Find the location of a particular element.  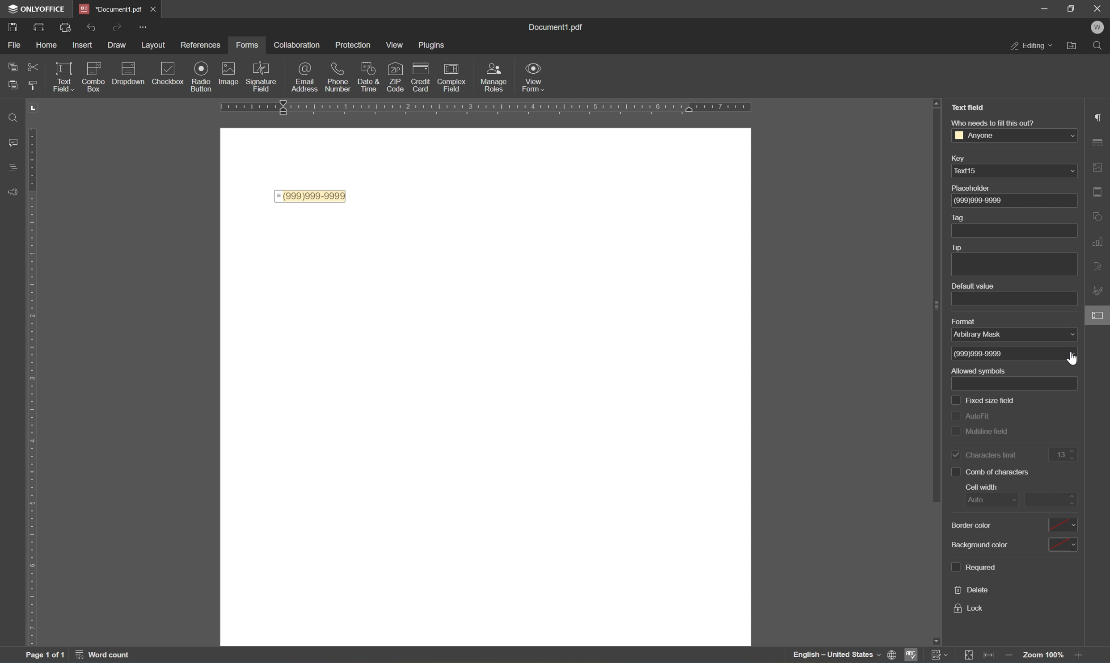

allowed symbol is located at coordinates (979, 371).